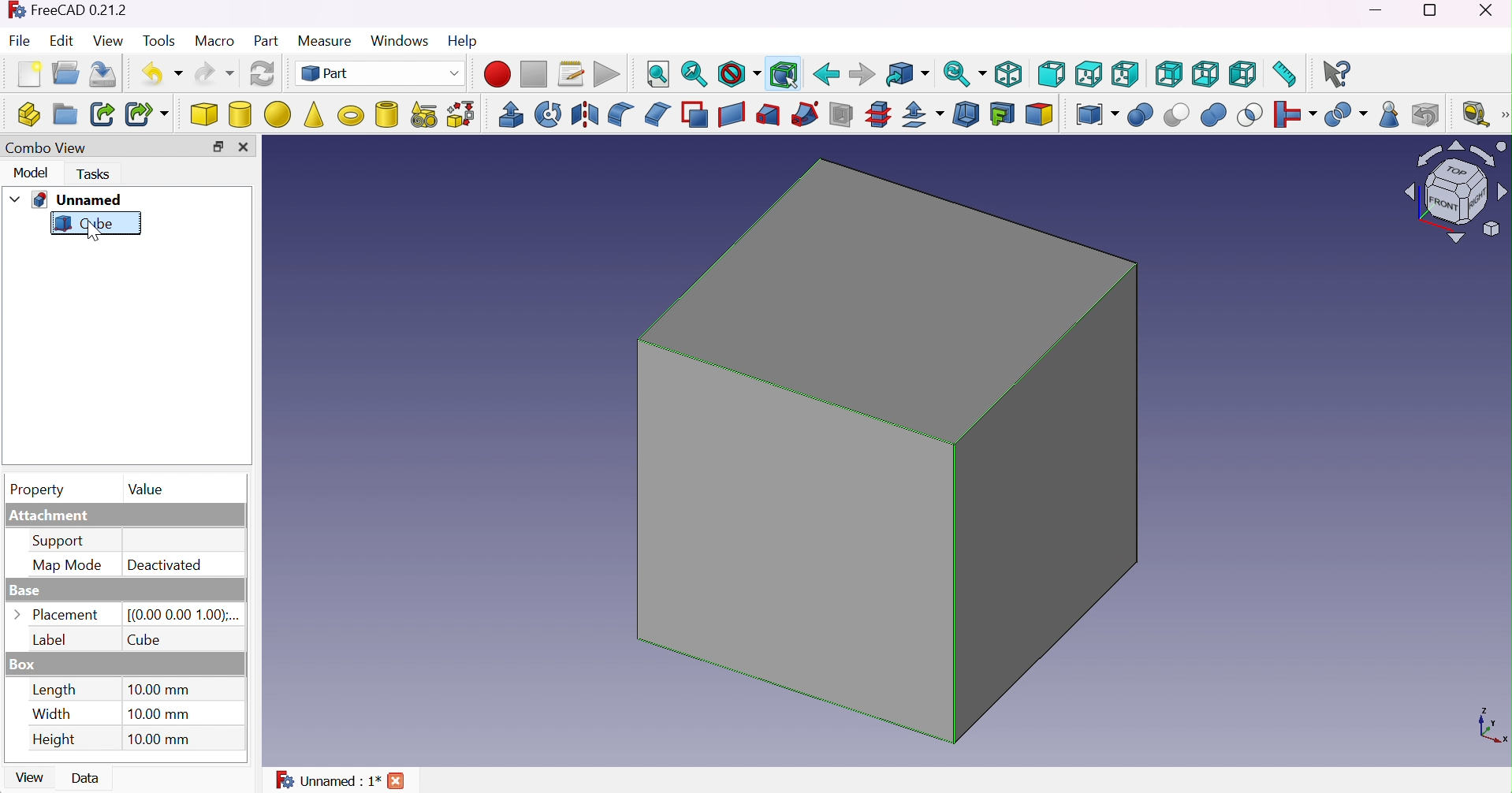 The height and width of the screenshot is (793, 1512). What do you see at coordinates (266, 43) in the screenshot?
I see `Part` at bounding box center [266, 43].